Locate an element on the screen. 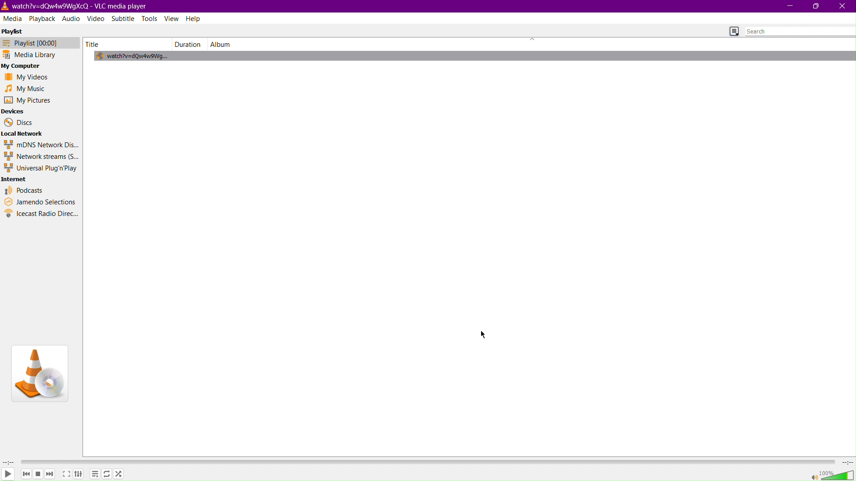  Extended settings is located at coordinates (79, 474).